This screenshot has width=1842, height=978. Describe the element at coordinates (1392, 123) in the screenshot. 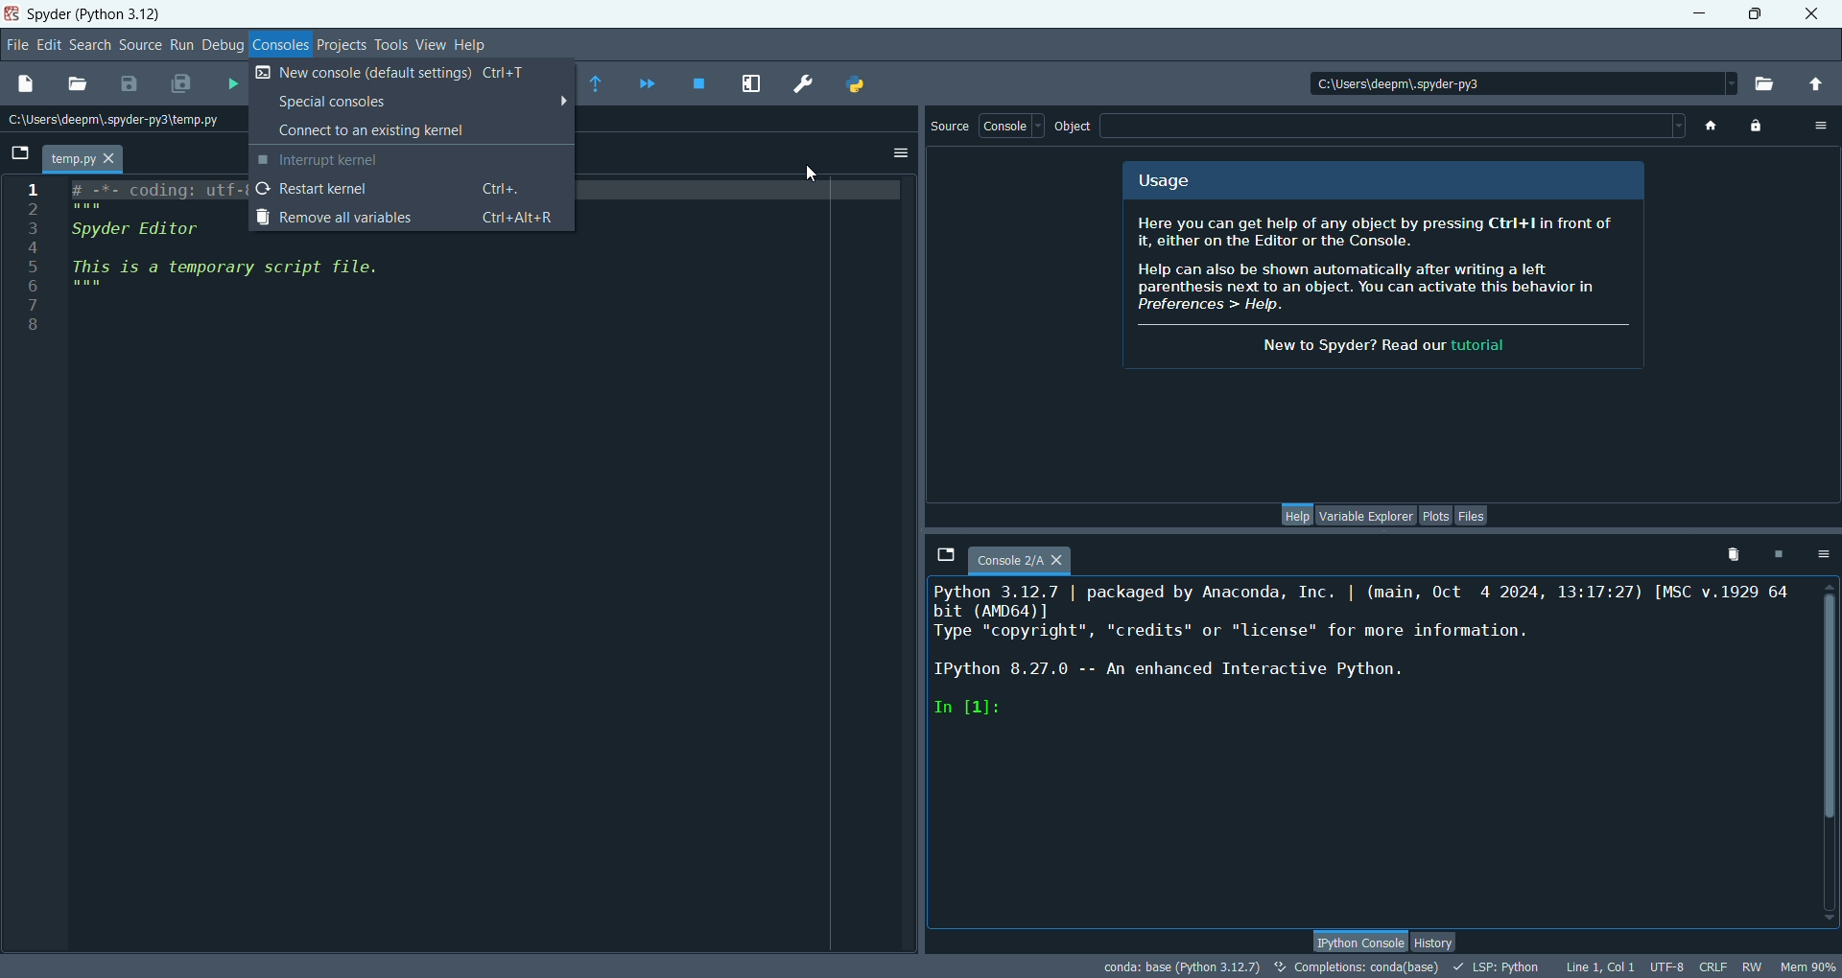

I see `blank space` at that location.